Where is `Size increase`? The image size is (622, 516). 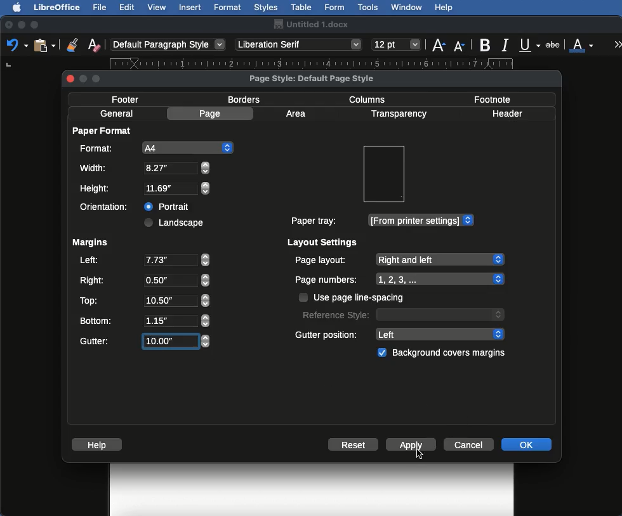
Size increase is located at coordinates (438, 44).